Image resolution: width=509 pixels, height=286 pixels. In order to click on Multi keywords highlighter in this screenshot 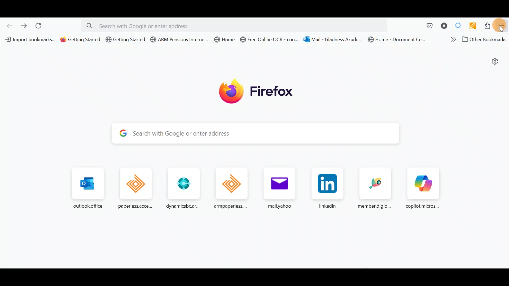, I will do `click(471, 26)`.